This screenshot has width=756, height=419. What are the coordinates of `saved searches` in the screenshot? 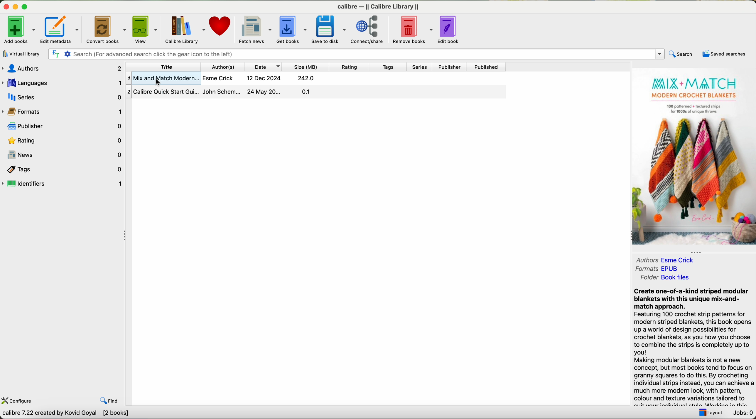 It's located at (725, 54).